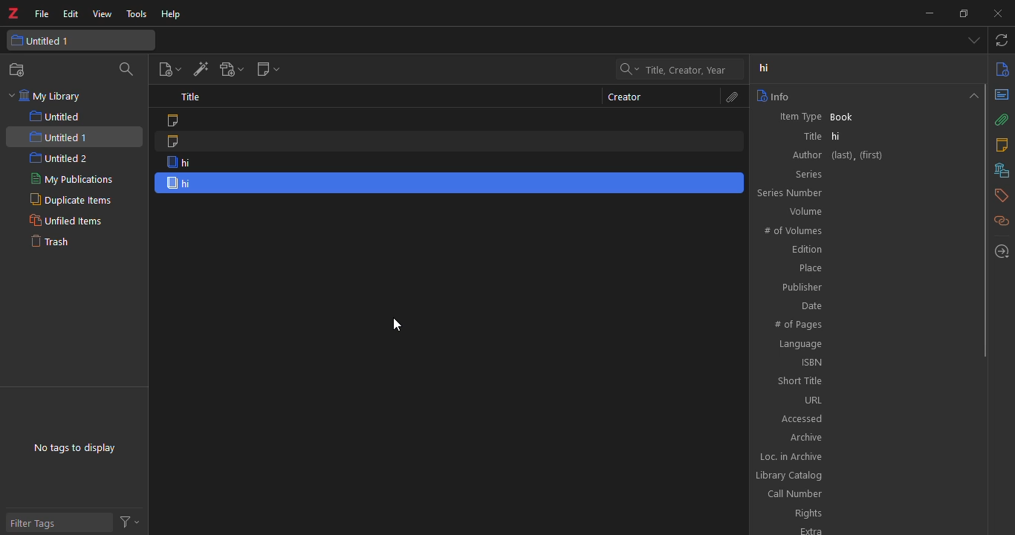 The width and height of the screenshot is (1015, 535). I want to click on duplicate items, so click(69, 200).